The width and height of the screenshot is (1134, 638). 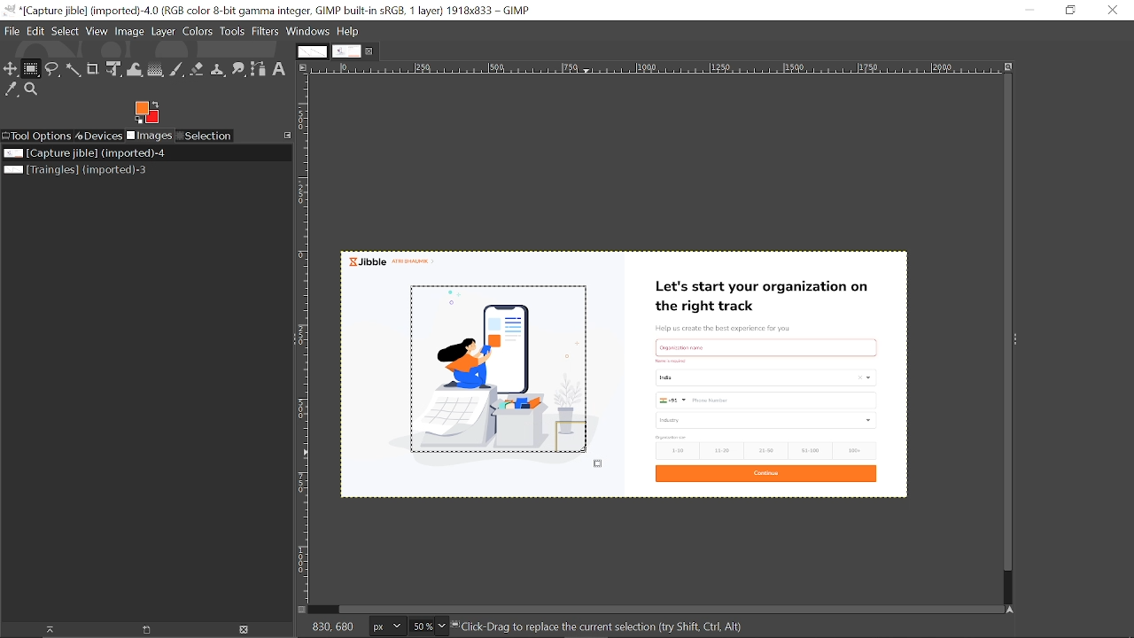 I want to click on Free select tool, so click(x=51, y=70).